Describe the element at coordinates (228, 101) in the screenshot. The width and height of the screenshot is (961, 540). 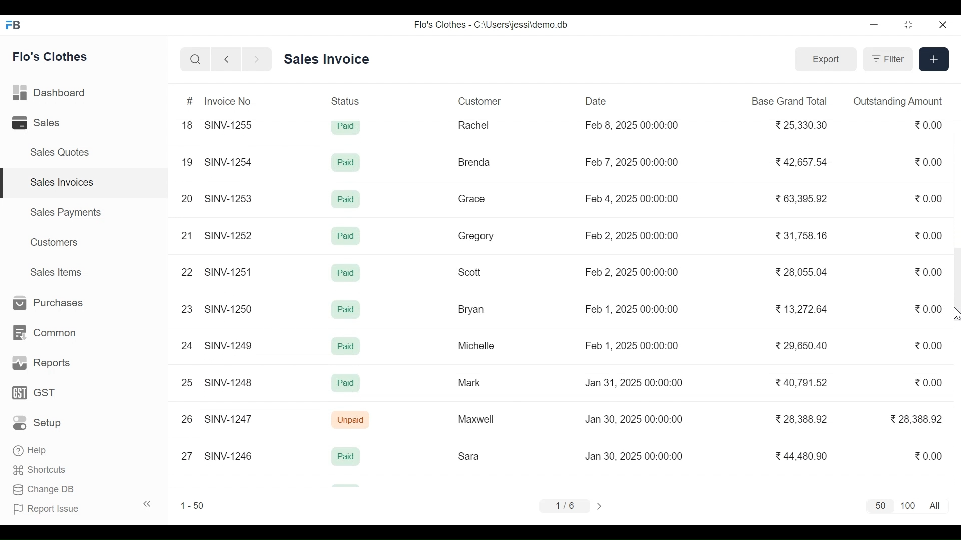
I see `Invoice No` at that location.